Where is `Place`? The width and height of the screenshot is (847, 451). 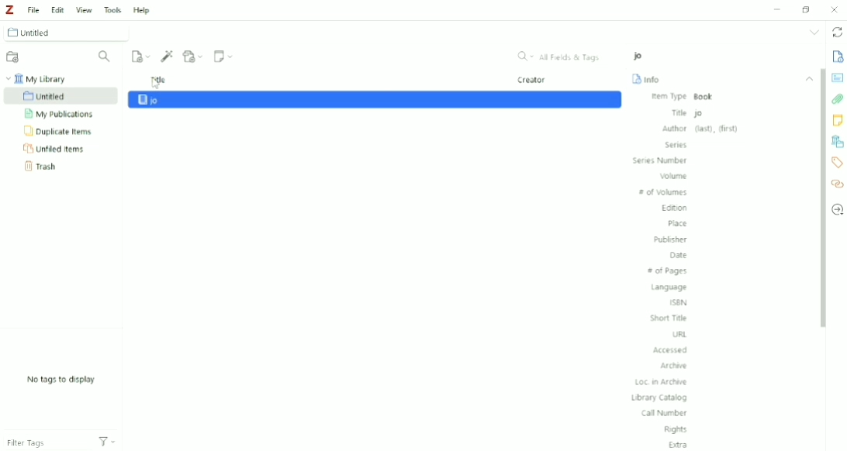 Place is located at coordinates (676, 224).